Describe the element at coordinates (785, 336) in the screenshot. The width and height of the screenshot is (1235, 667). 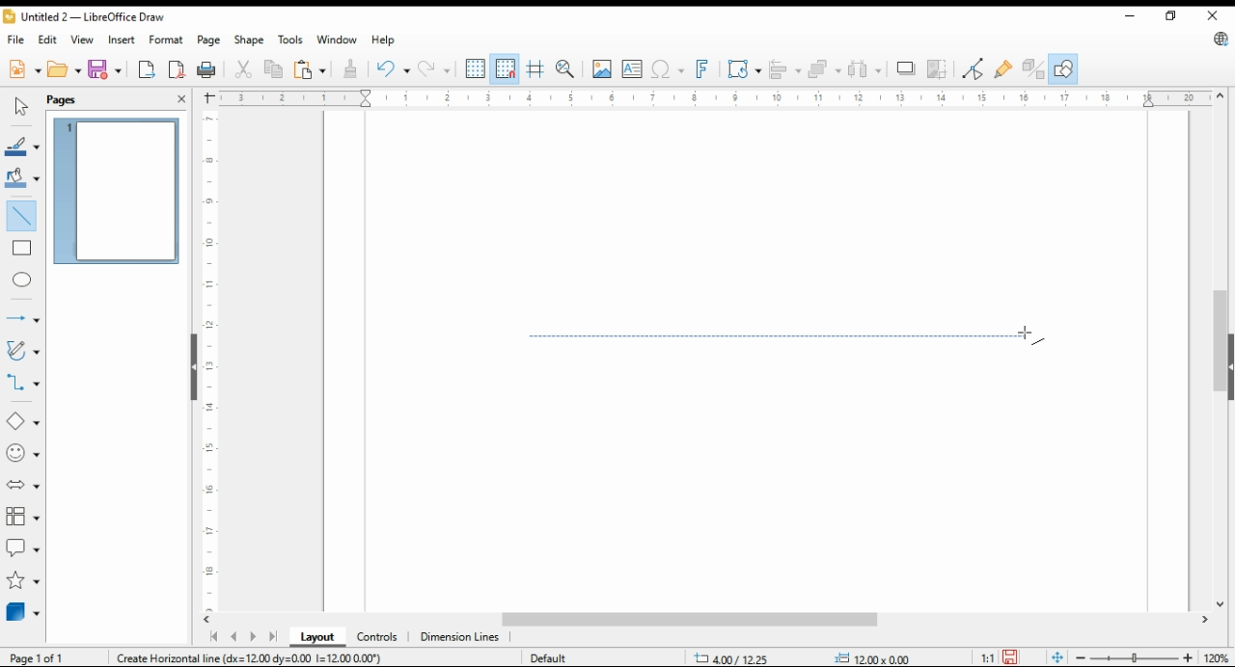
I see `dashed line` at that location.